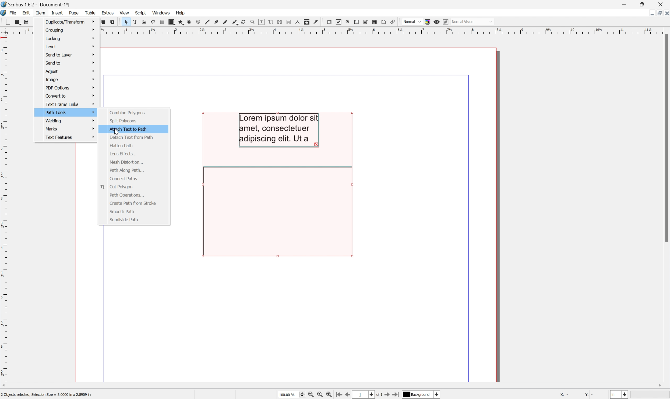 The height and width of the screenshot is (399, 670). What do you see at coordinates (124, 219) in the screenshot?
I see `Subdivide path` at bounding box center [124, 219].